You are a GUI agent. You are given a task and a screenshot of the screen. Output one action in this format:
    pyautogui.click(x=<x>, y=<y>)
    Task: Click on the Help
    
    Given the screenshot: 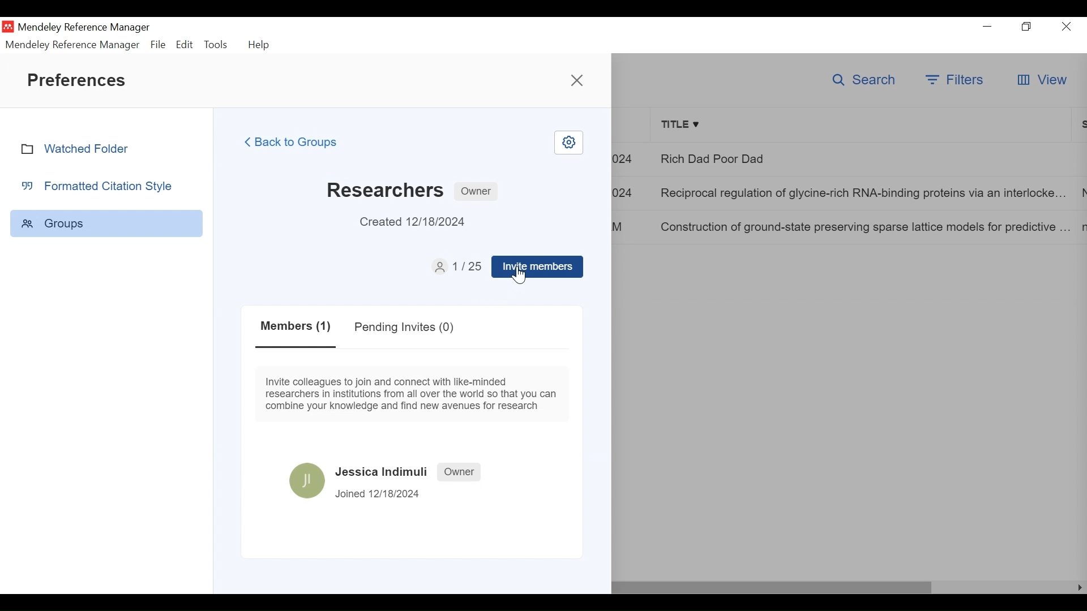 What is the action you would take?
    pyautogui.click(x=260, y=45)
    